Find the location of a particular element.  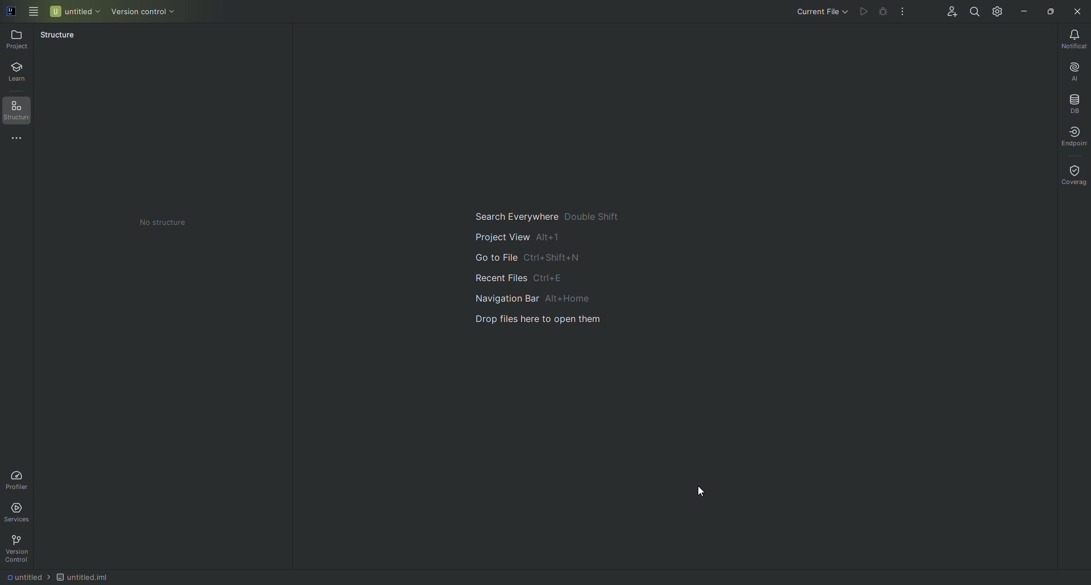

Version Control is located at coordinates (140, 11).